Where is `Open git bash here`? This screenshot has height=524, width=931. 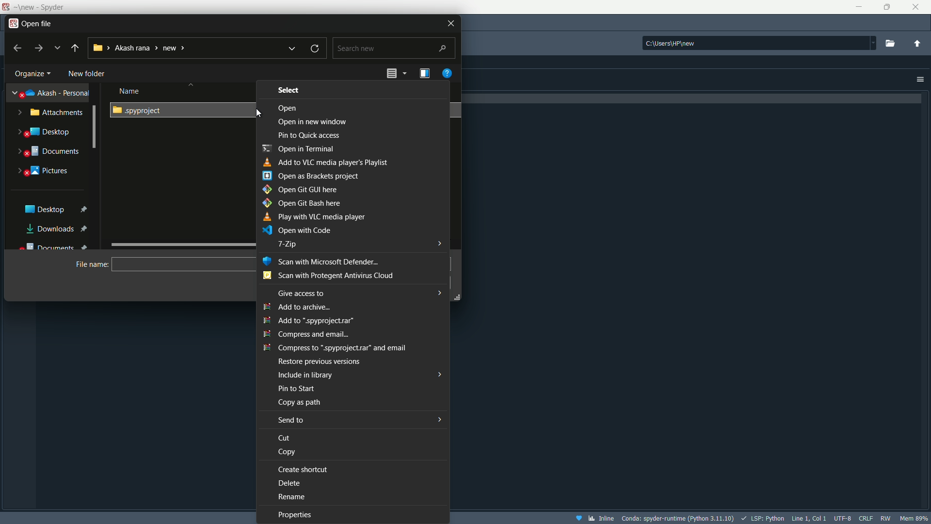
Open git bash here is located at coordinates (304, 204).